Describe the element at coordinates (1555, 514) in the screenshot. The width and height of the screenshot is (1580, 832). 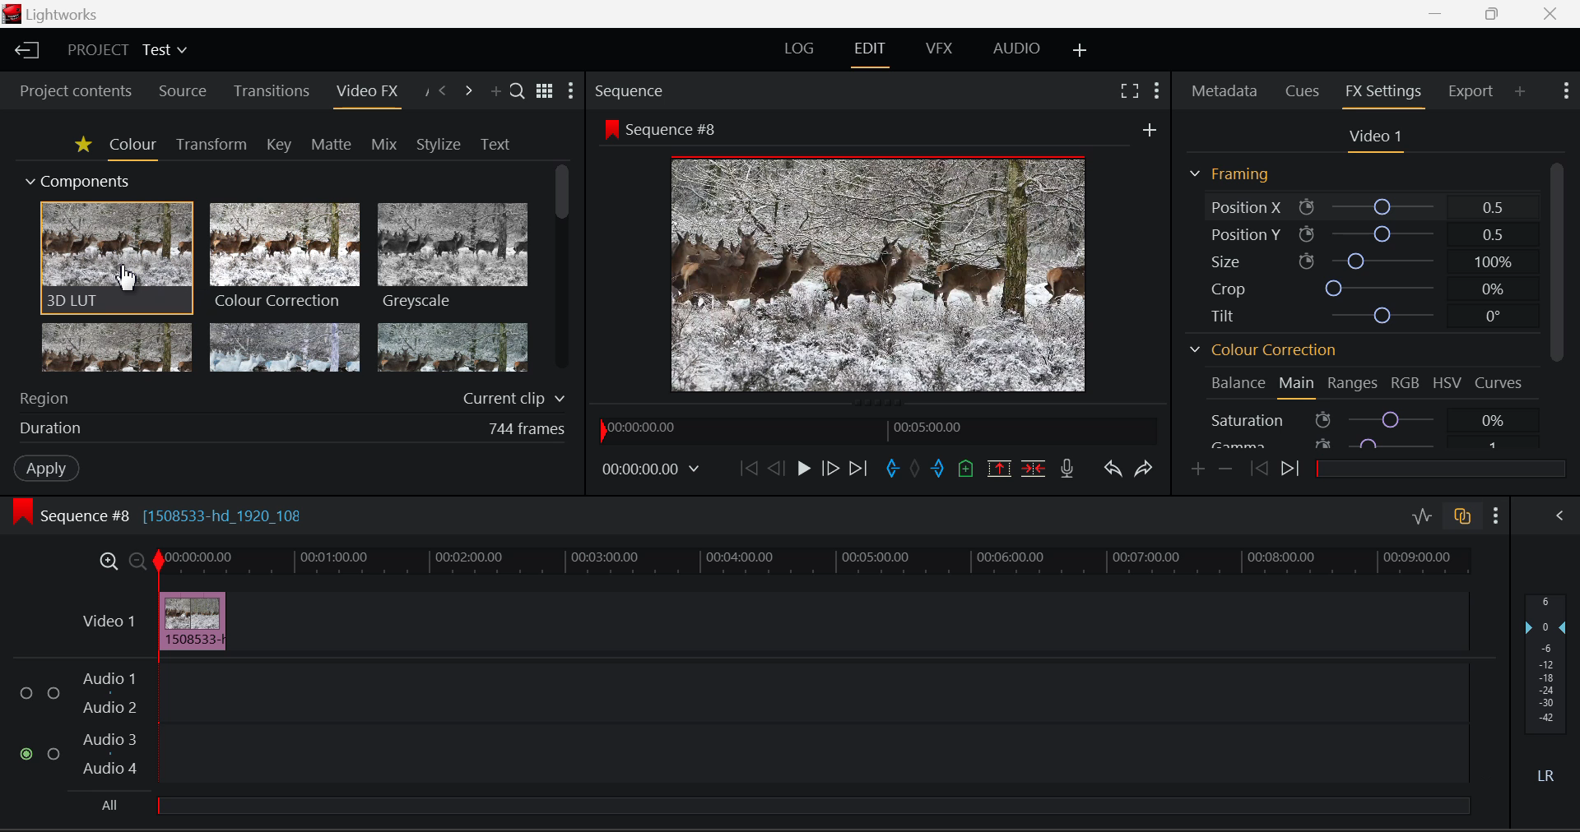
I see `Show Audio Mix` at that location.